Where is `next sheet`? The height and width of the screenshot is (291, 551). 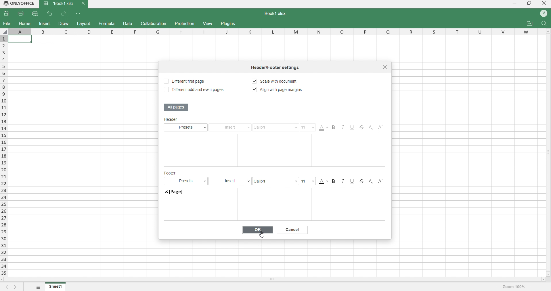
next sheet is located at coordinates (14, 287).